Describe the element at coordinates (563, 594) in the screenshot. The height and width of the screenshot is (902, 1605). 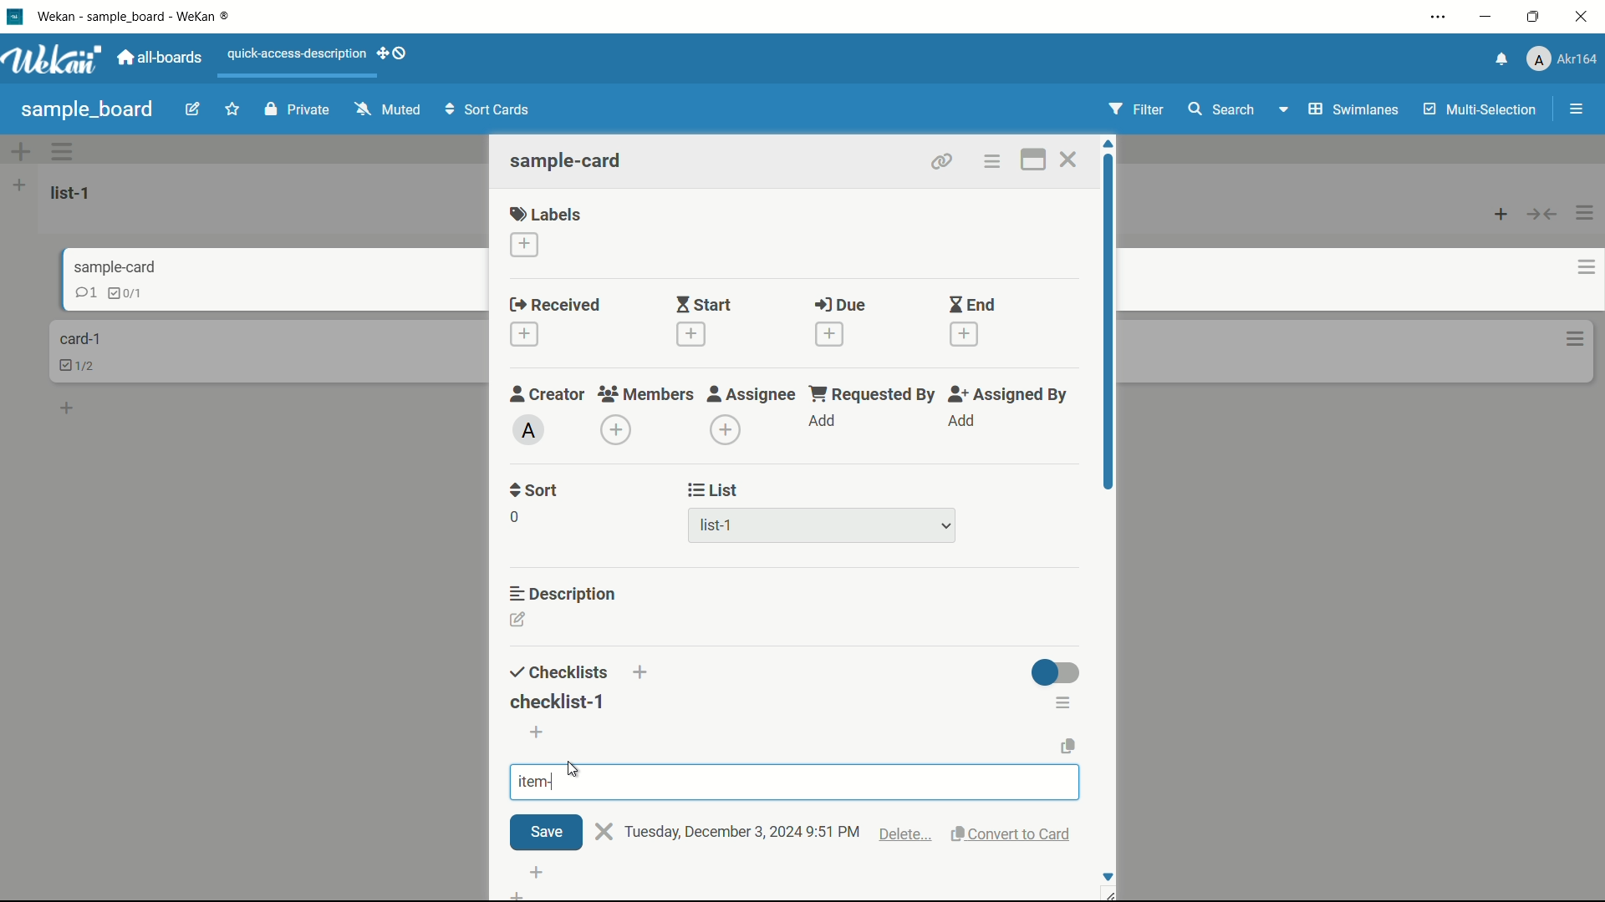
I see `description` at that location.